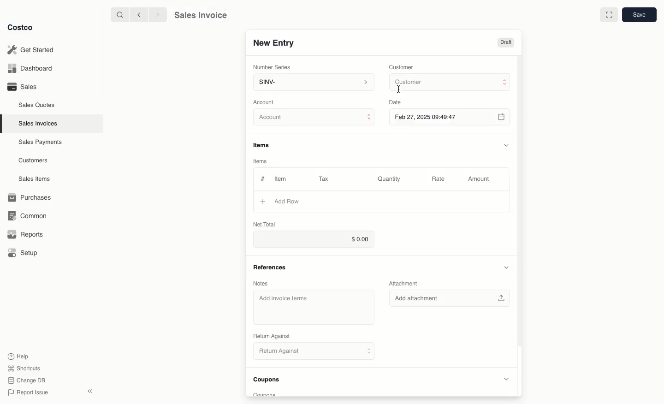 The image size is (664, 404). Describe the element at coordinates (35, 160) in the screenshot. I see `Customers` at that location.